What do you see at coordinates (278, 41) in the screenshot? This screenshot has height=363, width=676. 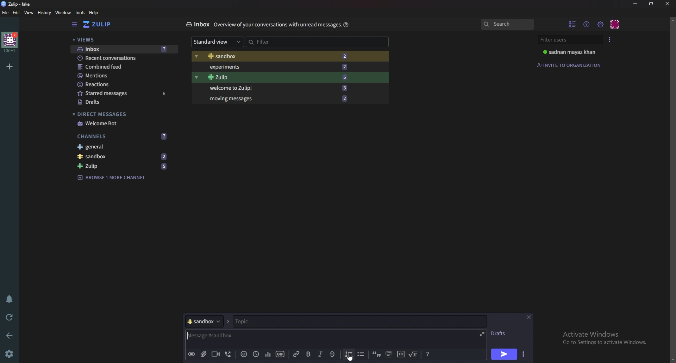 I see `Filter` at bounding box center [278, 41].